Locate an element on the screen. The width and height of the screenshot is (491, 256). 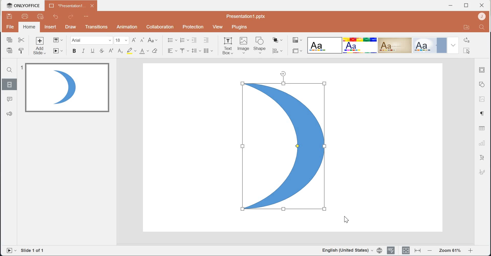
Image is located at coordinates (482, 100).